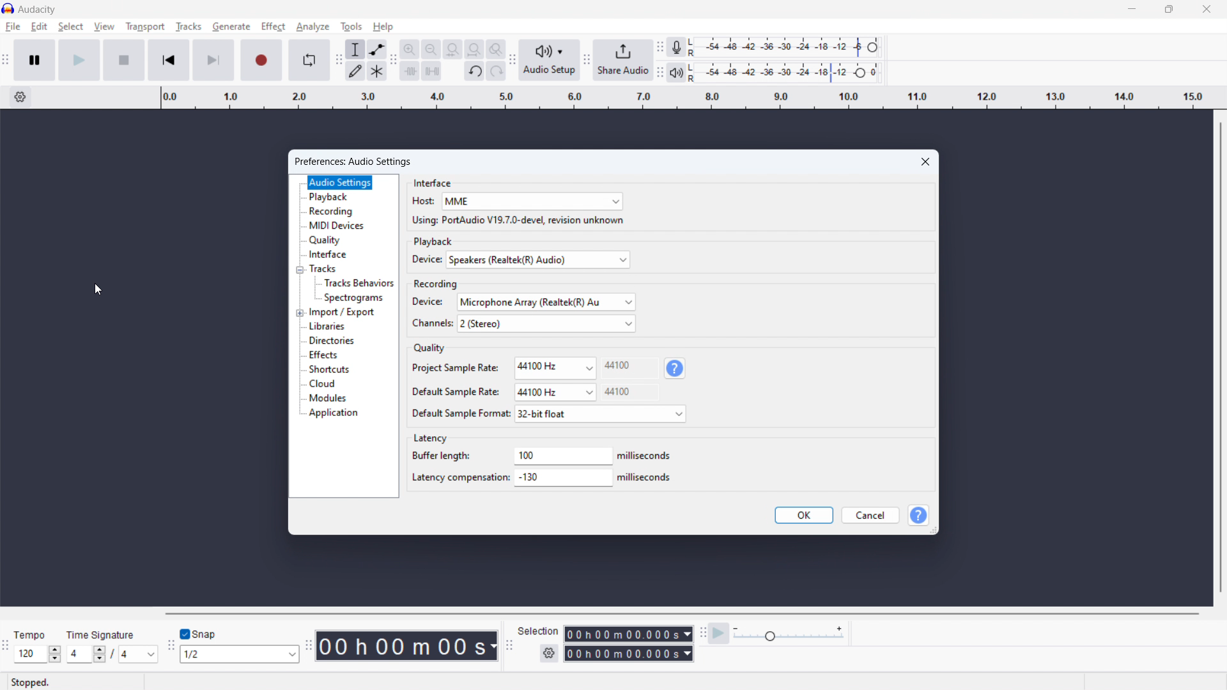  What do you see at coordinates (330, 254) in the screenshot?
I see `interface` at bounding box center [330, 254].